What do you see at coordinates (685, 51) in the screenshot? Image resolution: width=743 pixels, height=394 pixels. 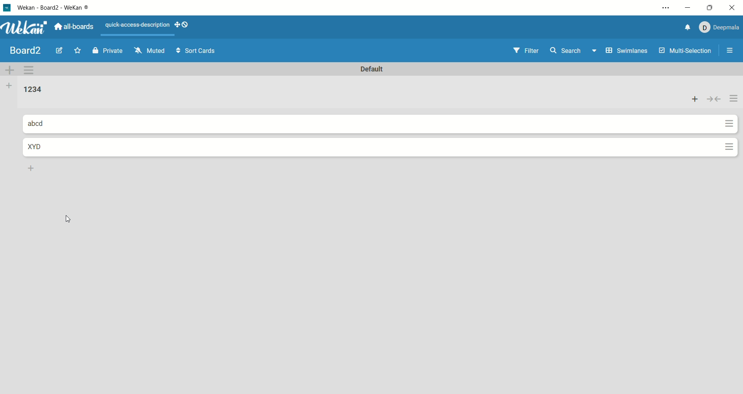 I see `multi-selection` at bounding box center [685, 51].